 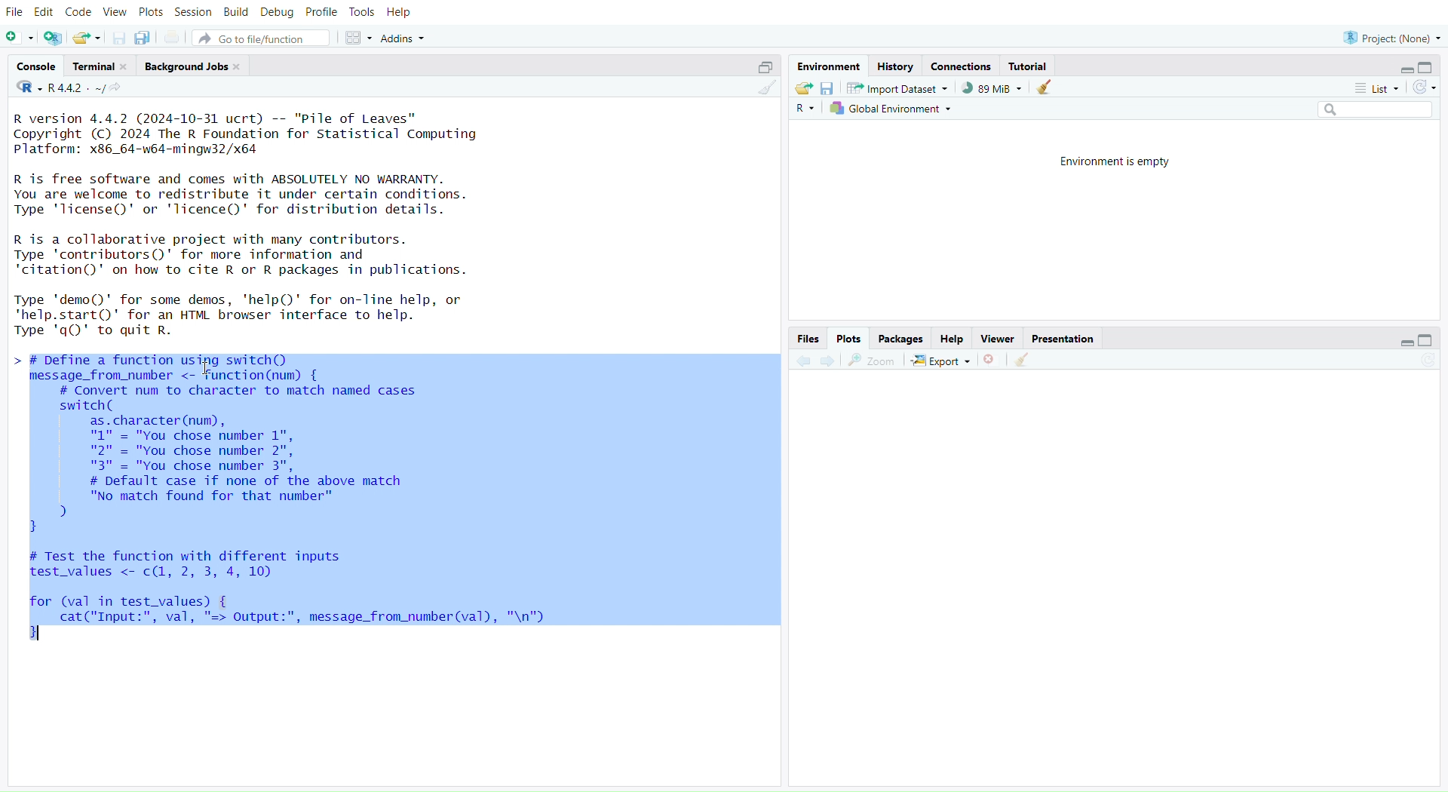 What do you see at coordinates (195, 12) in the screenshot?
I see `Session` at bounding box center [195, 12].